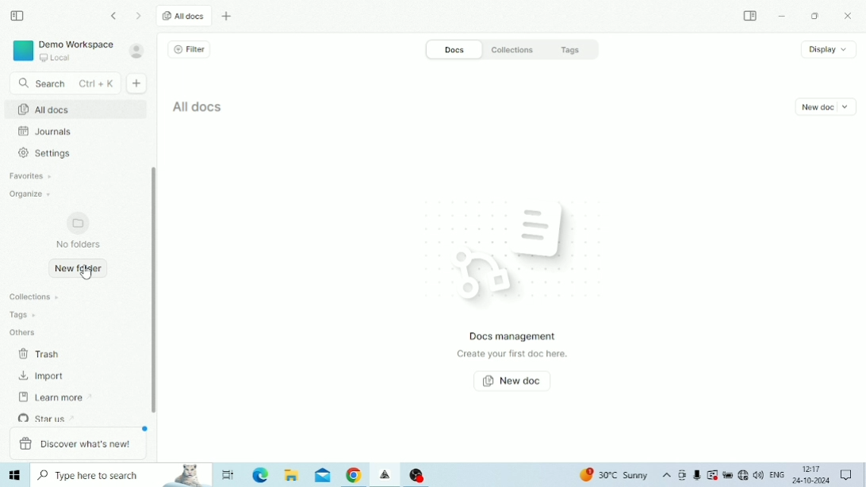 This screenshot has height=487, width=866. What do you see at coordinates (24, 332) in the screenshot?
I see `Others` at bounding box center [24, 332].